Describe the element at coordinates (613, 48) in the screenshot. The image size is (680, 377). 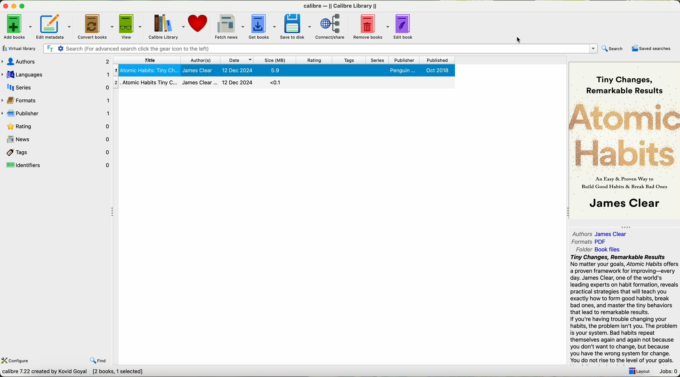
I see `search` at that location.